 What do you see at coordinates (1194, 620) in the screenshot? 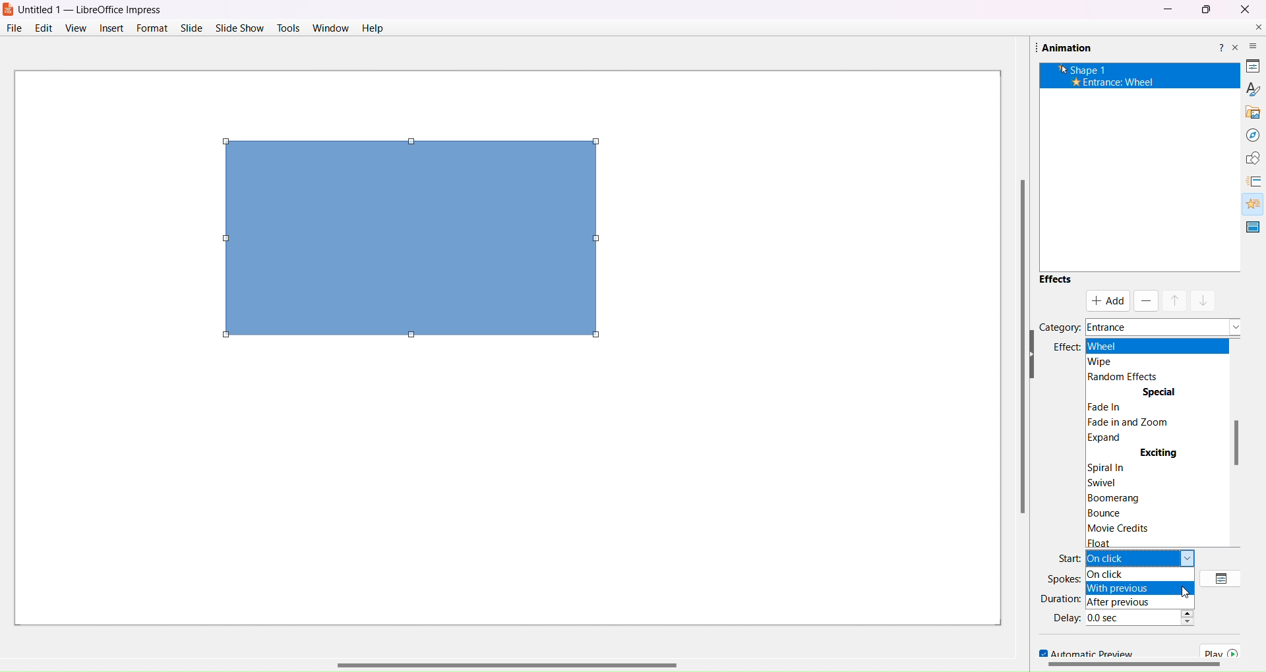
I see `Time Increase/Decrease` at bounding box center [1194, 620].